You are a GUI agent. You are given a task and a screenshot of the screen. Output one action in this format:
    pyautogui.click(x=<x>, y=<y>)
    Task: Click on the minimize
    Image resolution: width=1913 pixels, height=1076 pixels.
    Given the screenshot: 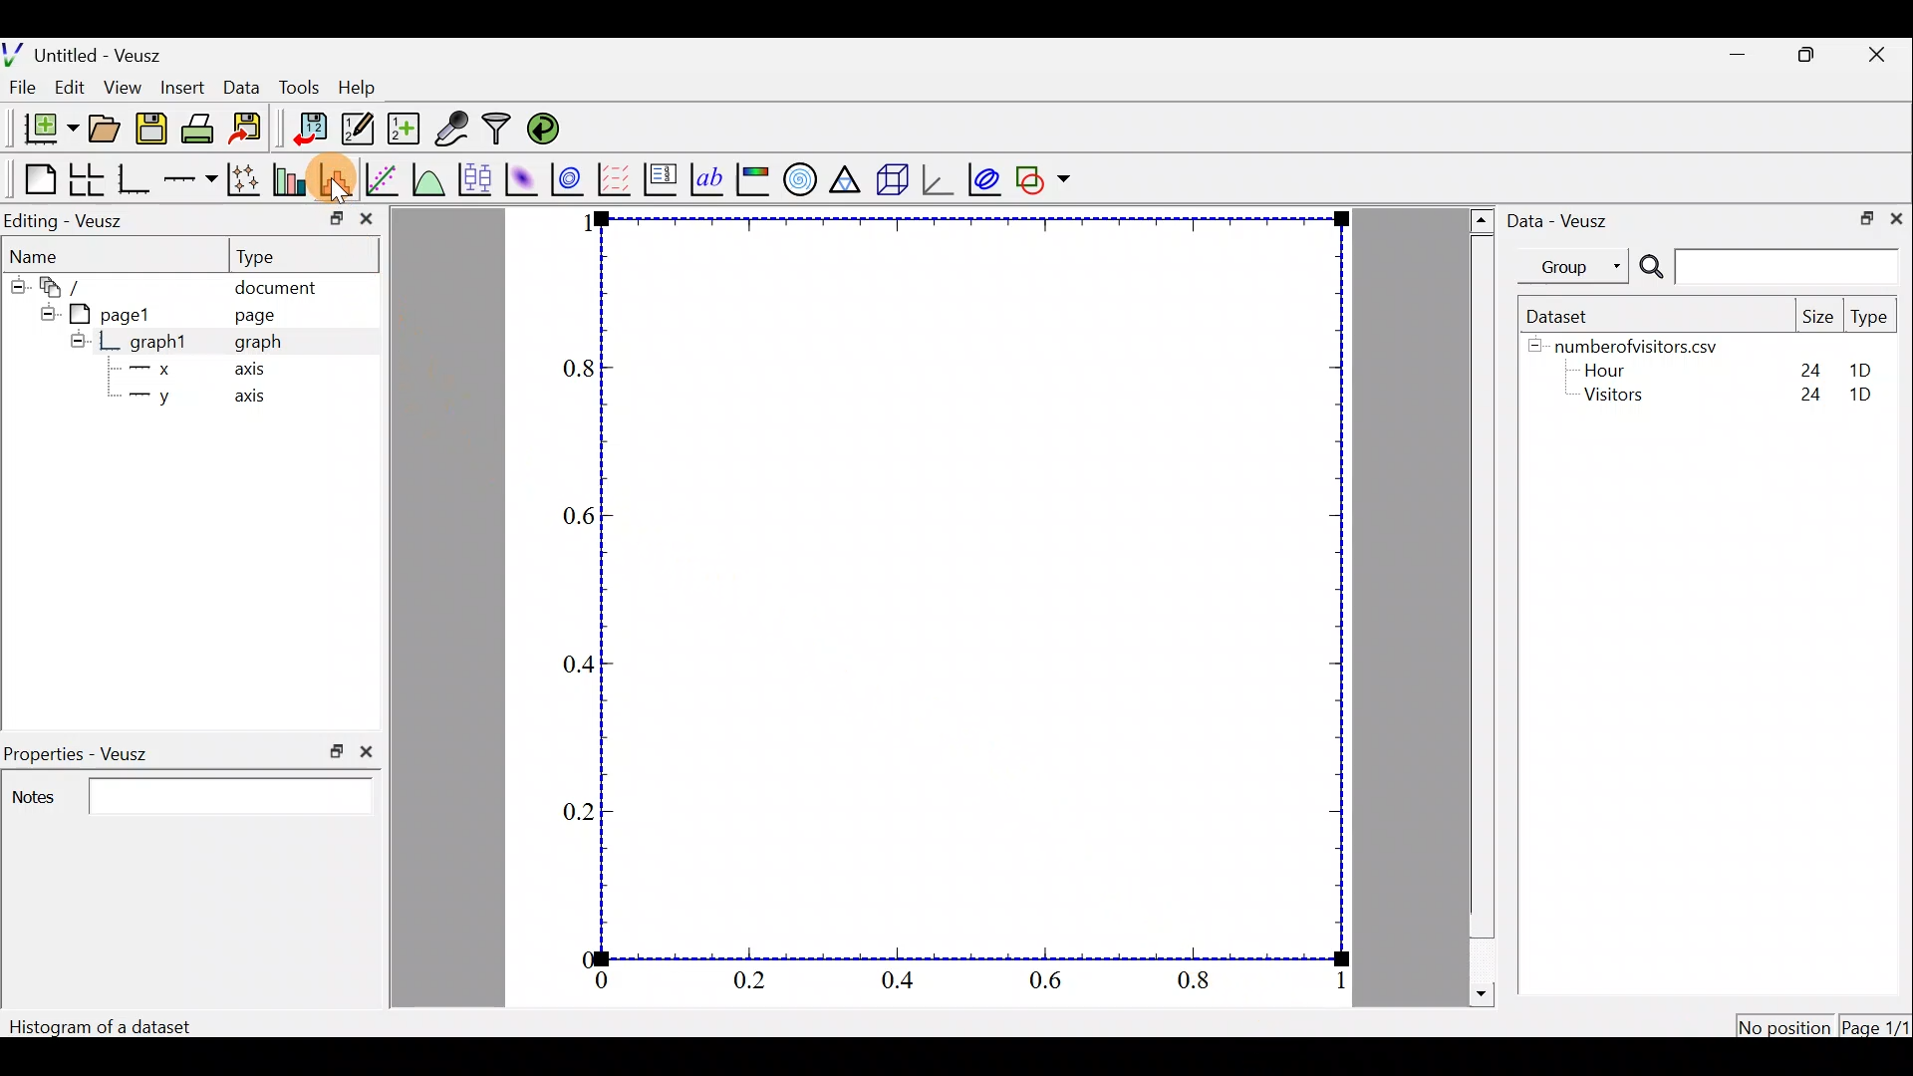 What is the action you would take?
    pyautogui.click(x=1739, y=57)
    